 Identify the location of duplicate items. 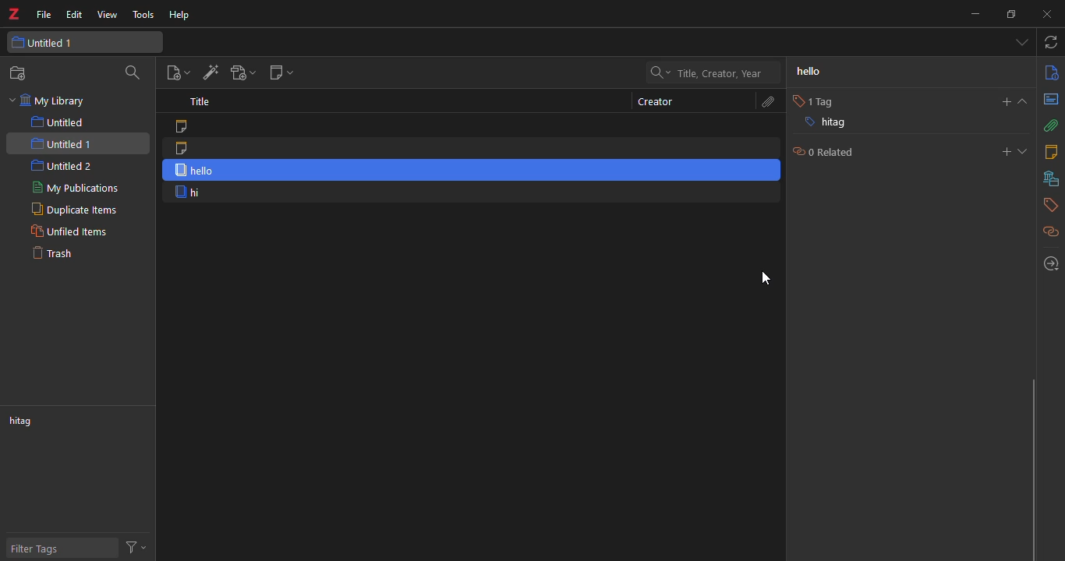
(71, 210).